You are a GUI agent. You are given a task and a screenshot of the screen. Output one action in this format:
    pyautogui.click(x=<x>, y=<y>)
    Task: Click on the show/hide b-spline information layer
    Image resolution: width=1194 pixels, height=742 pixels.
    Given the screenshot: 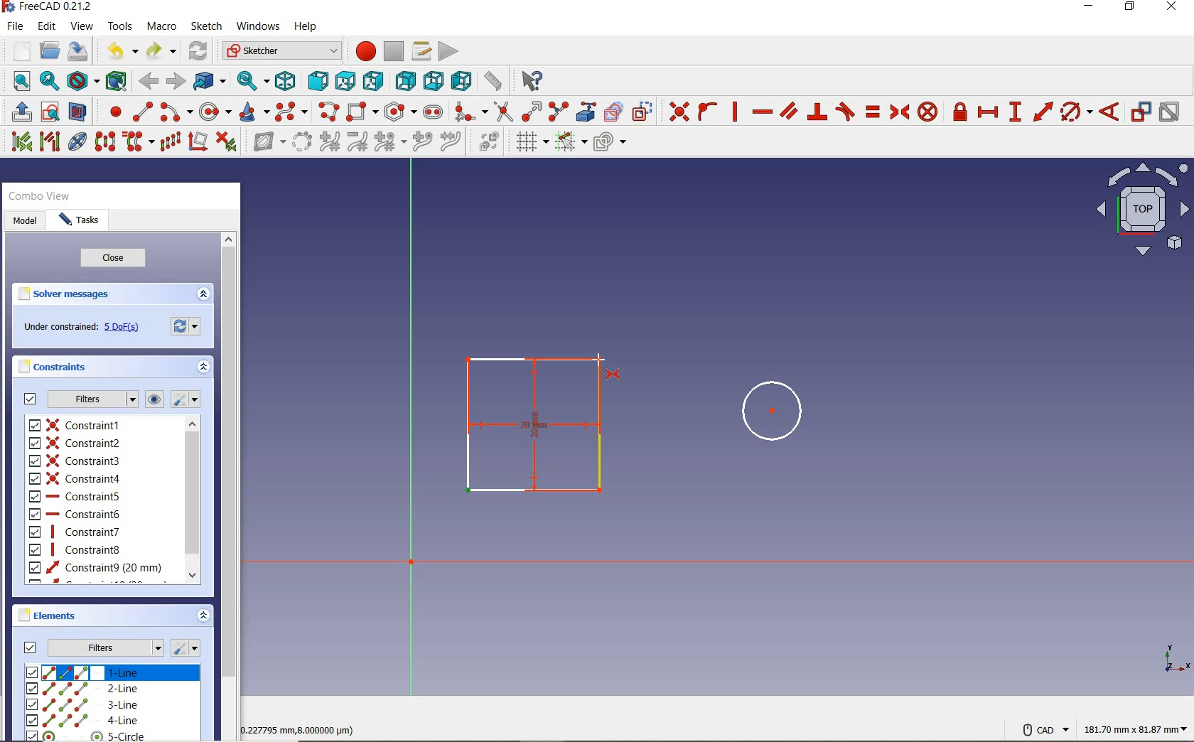 What is the action you would take?
    pyautogui.click(x=266, y=143)
    